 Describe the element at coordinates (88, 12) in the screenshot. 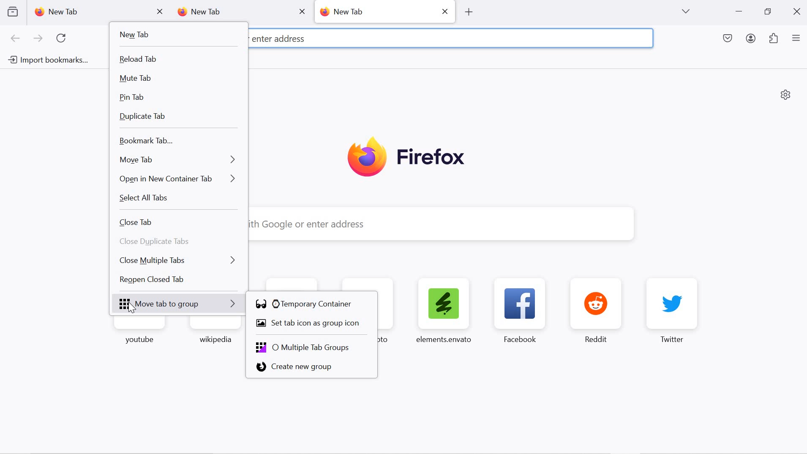

I see `new tab` at that location.